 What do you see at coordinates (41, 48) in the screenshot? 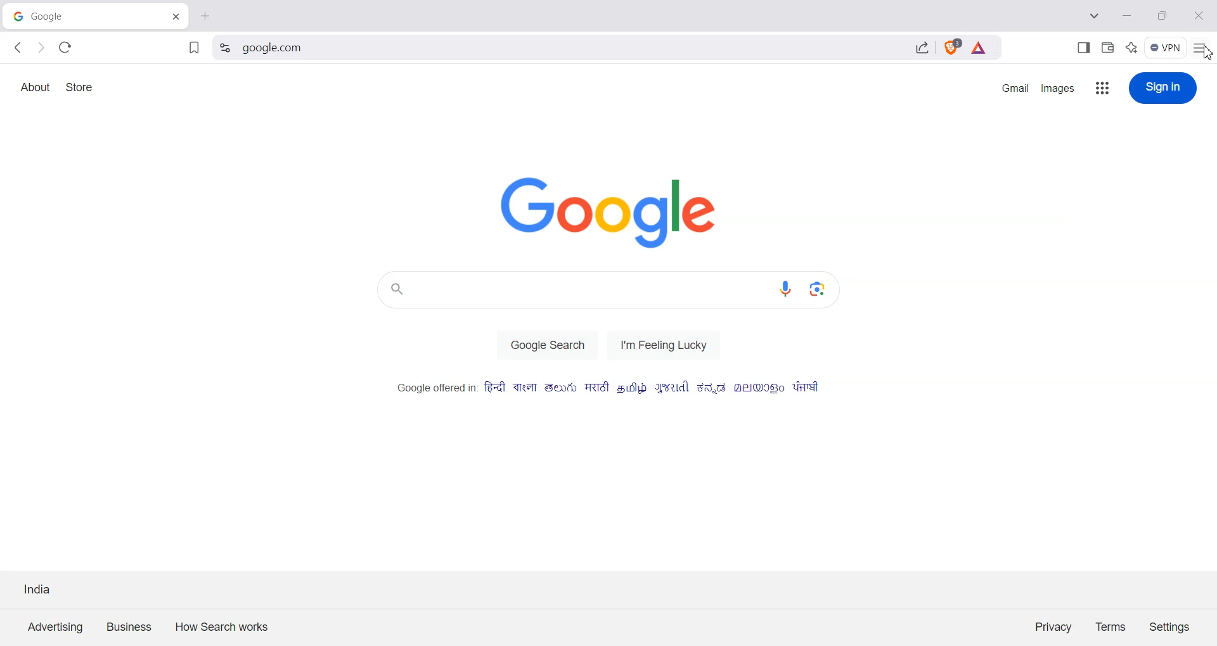
I see `Forward` at bounding box center [41, 48].